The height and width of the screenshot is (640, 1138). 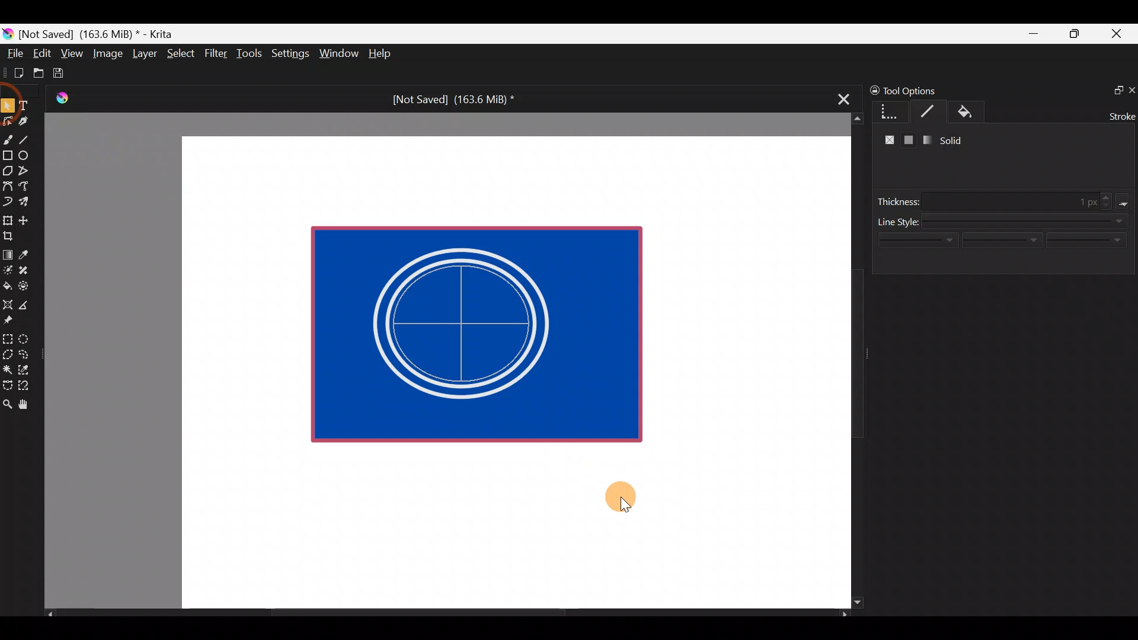 I want to click on Image, so click(x=107, y=53).